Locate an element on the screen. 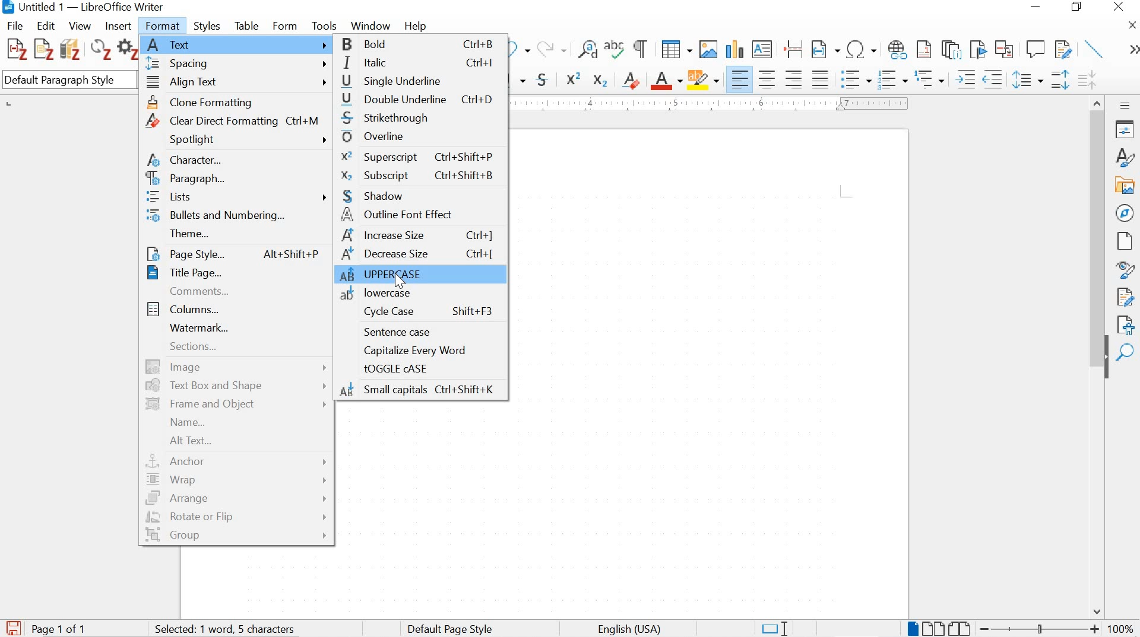 The height and width of the screenshot is (637, 1140). find and replace is located at coordinates (588, 50).